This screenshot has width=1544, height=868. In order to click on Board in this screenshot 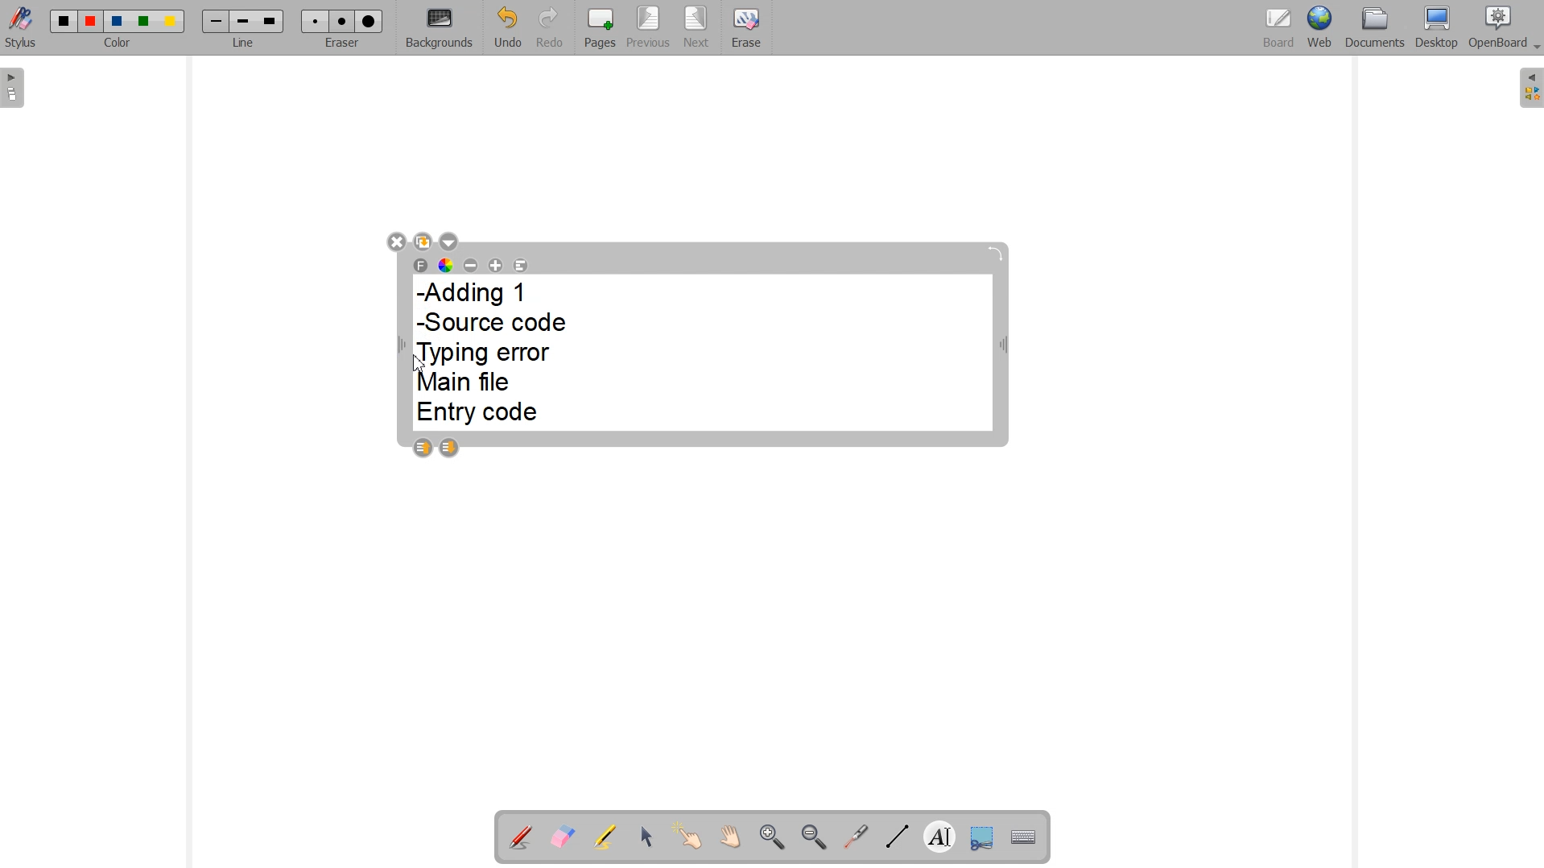, I will do `click(1279, 28)`.